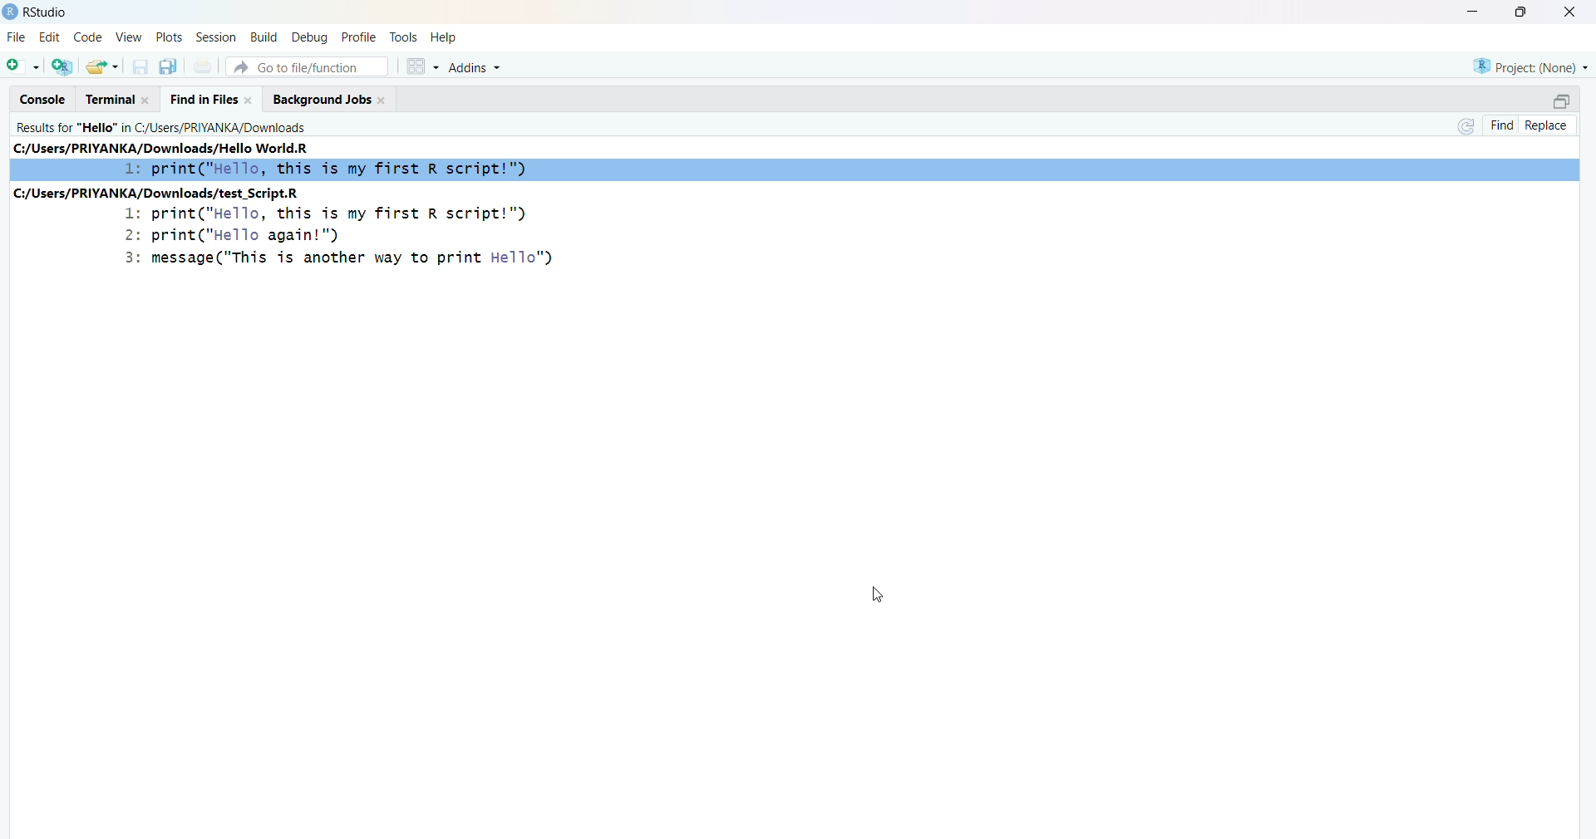  Describe the element at coordinates (266, 37) in the screenshot. I see `build` at that location.